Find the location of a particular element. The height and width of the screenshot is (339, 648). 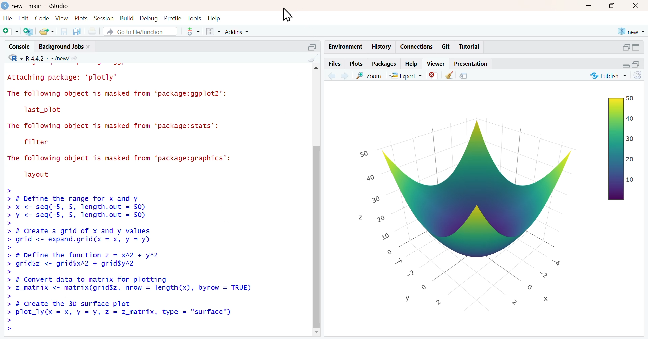

show in new window is located at coordinates (464, 76).